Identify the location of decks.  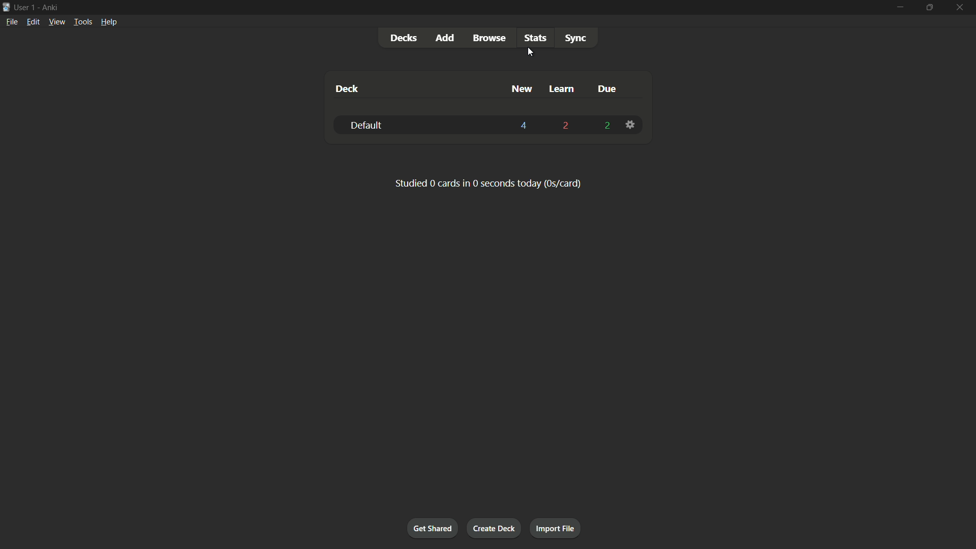
(405, 38).